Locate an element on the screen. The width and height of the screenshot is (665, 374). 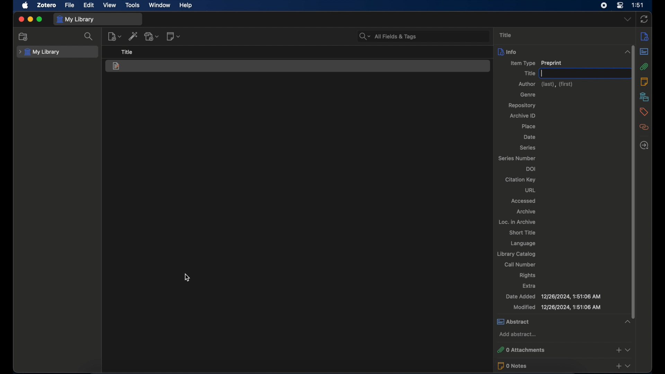
1:51 is located at coordinates (638, 5).